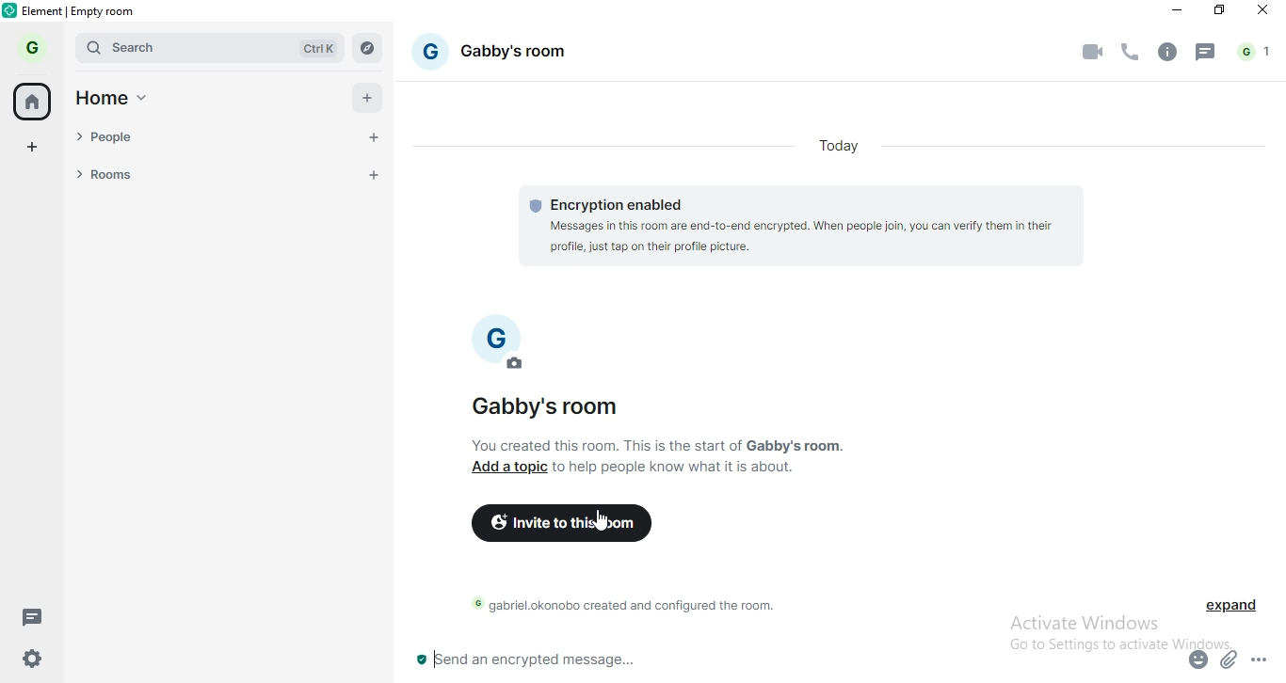 The image size is (1286, 683). What do you see at coordinates (810, 225) in the screenshot?
I see `encryption needed` at bounding box center [810, 225].